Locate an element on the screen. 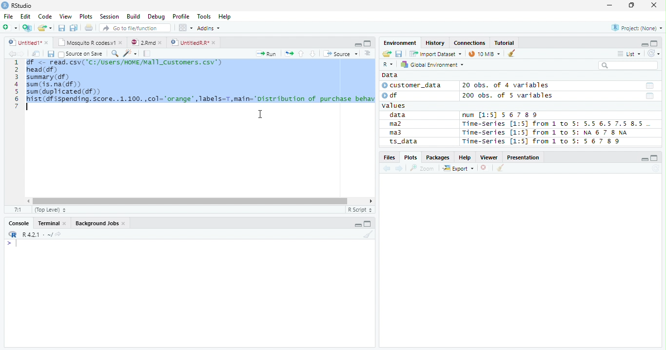 Image resolution: width=666 pixels, height=350 pixels. Time-Series [1:5] from 1 to 5: 5.5 6.5 7.5 8.5 is located at coordinates (554, 124).